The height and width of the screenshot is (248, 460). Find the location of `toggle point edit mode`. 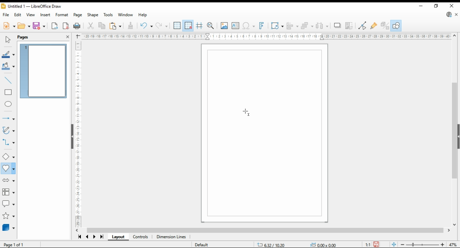

toggle point edit mode is located at coordinates (363, 26).